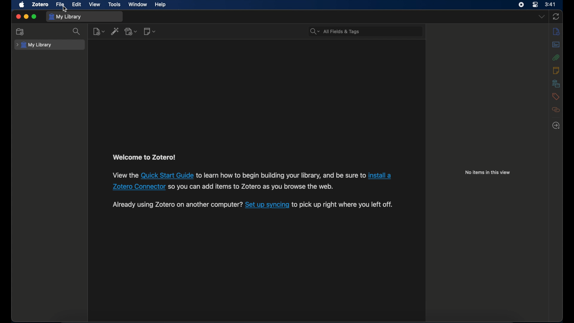 Image resolution: width=574 pixels, height=323 pixels. What do you see at coordinates (150, 31) in the screenshot?
I see `new notes` at bounding box center [150, 31].